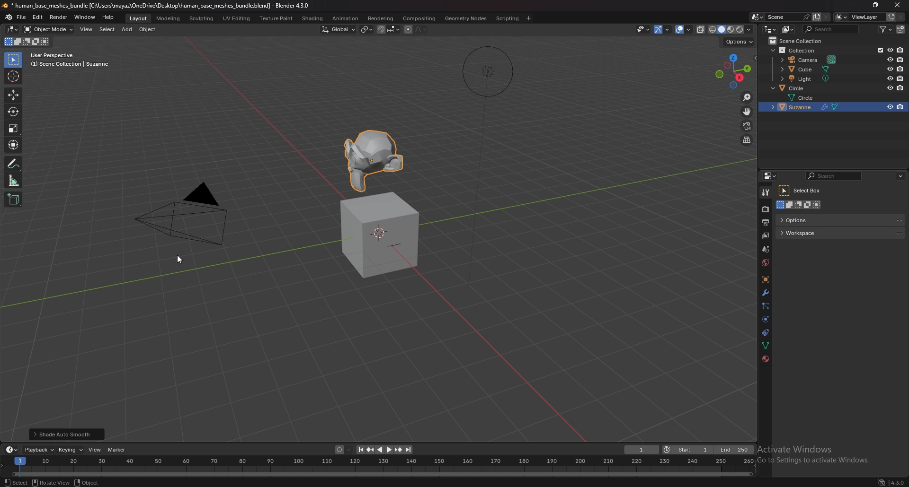 This screenshot has height=487, width=909. I want to click on file, so click(22, 17).